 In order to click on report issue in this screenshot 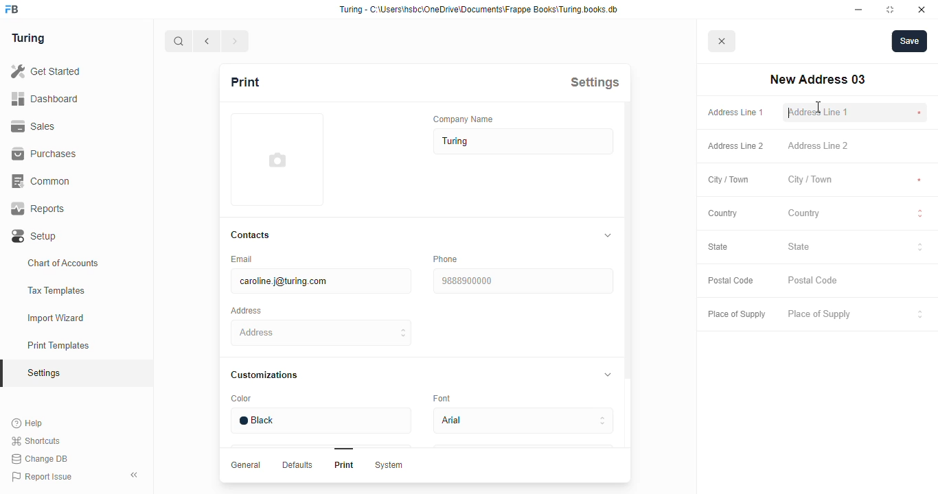, I will do `click(42, 477)`.